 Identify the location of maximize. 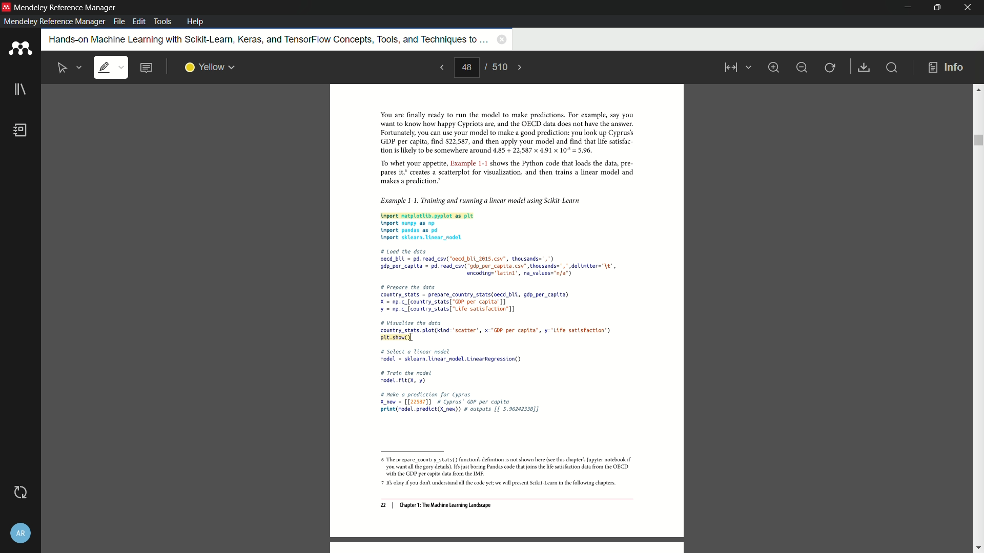
(935, 7).